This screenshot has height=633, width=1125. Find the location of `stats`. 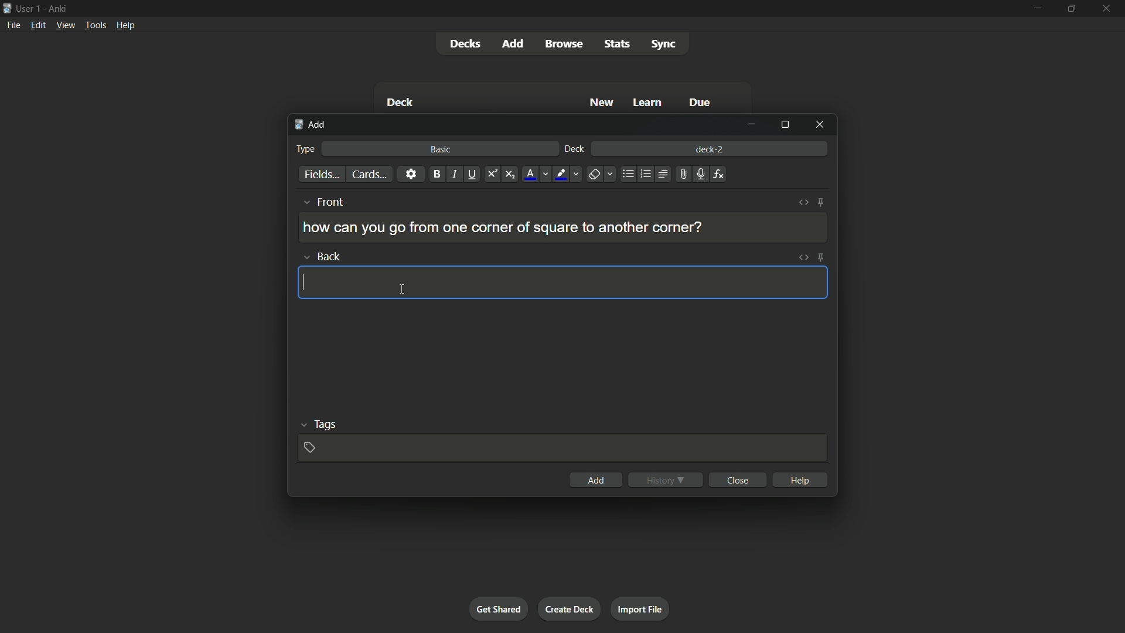

stats is located at coordinates (617, 43).